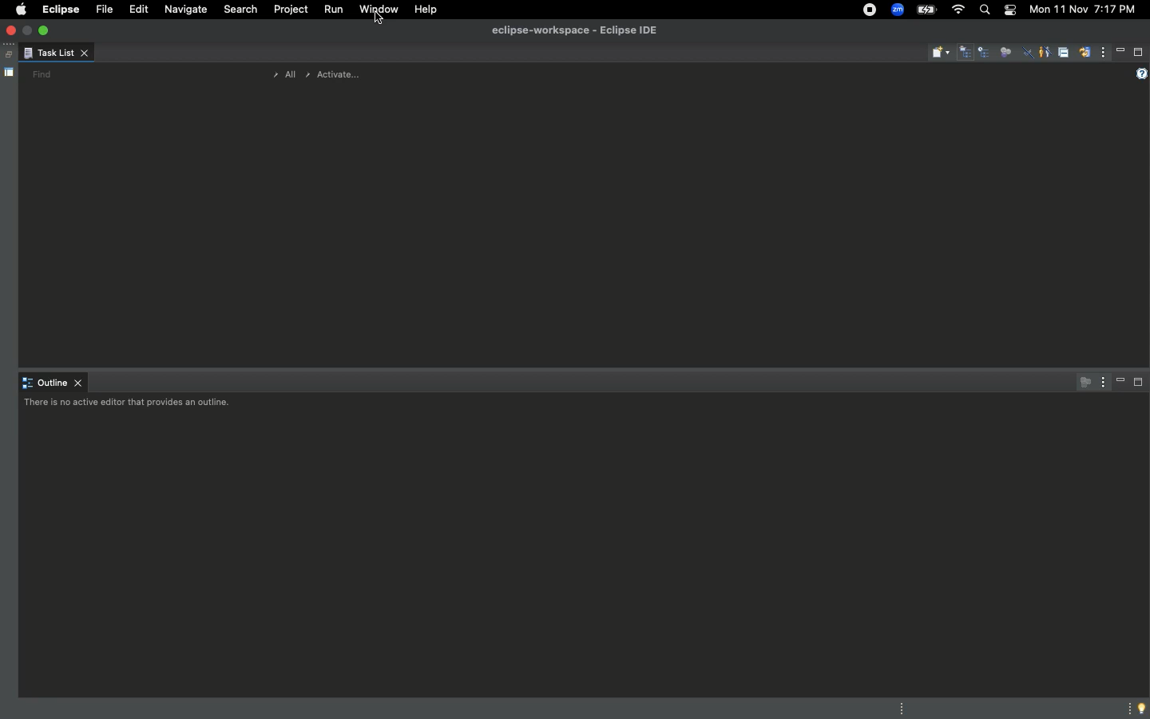 This screenshot has height=719, width=1150. What do you see at coordinates (1121, 382) in the screenshot?
I see `Minimize` at bounding box center [1121, 382].